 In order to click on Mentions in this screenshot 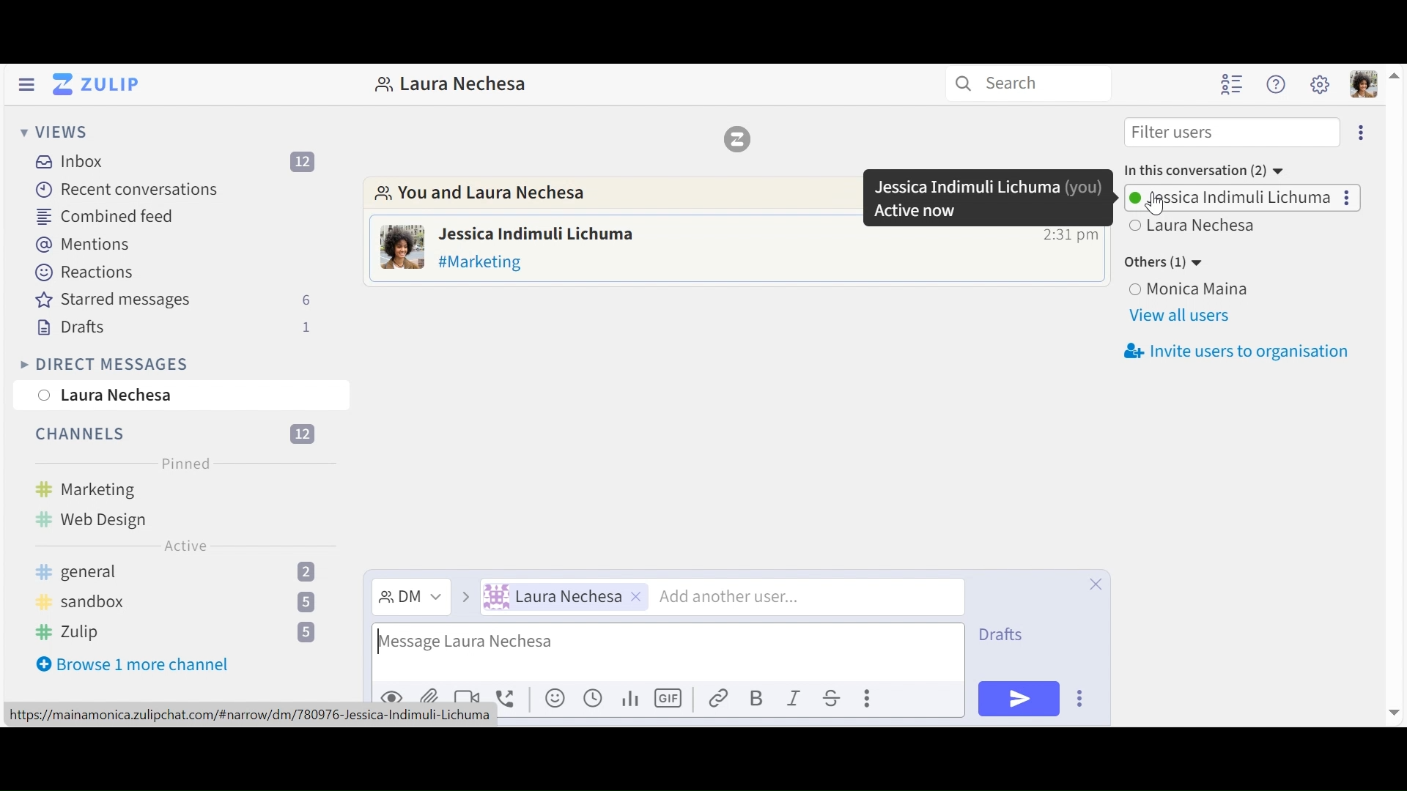, I will do `click(80, 243)`.